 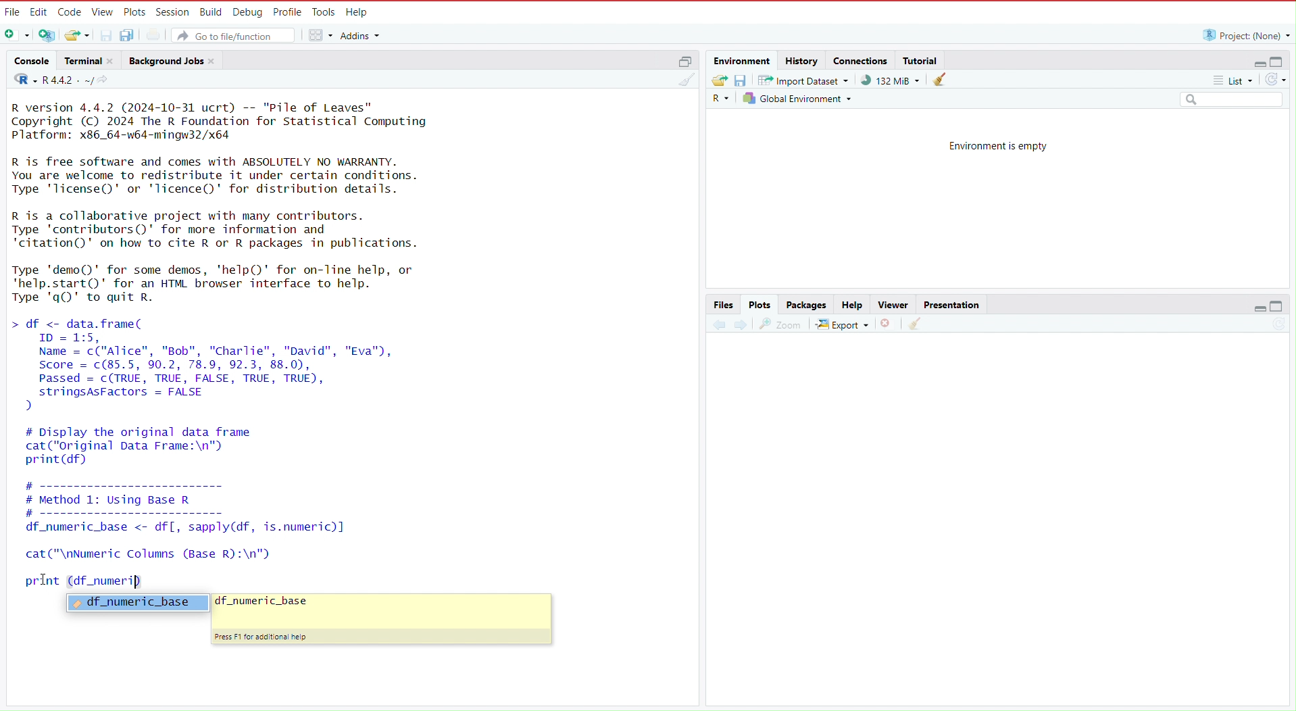 I want to click on Plots, so click(x=136, y=11).